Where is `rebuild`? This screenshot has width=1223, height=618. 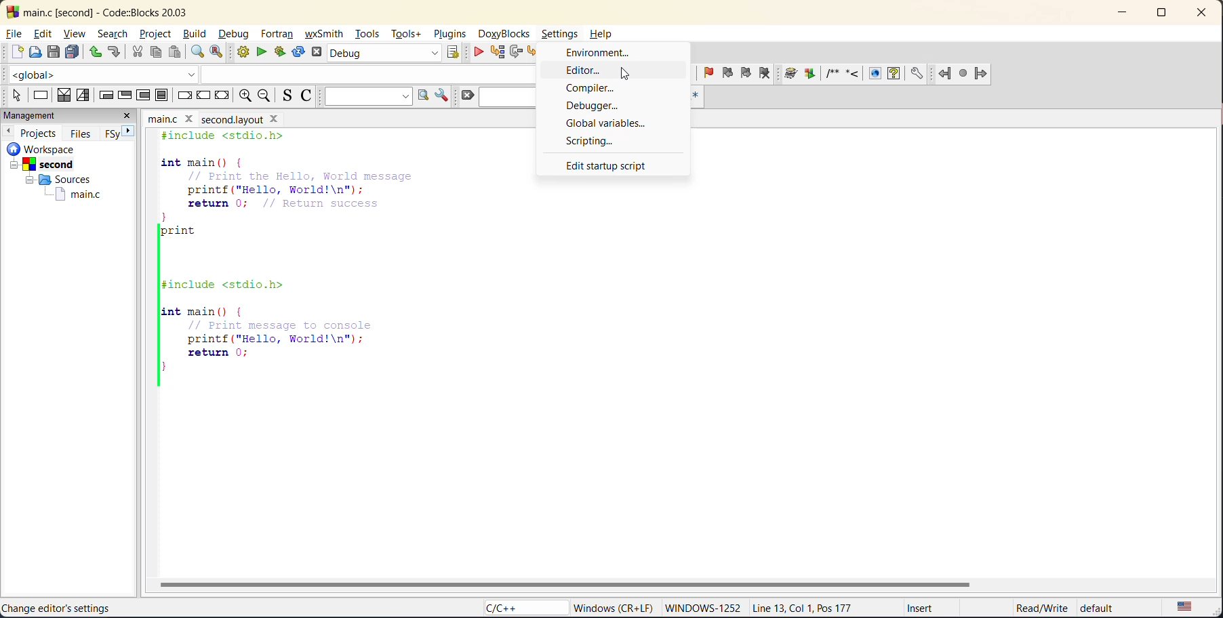
rebuild is located at coordinates (300, 53).